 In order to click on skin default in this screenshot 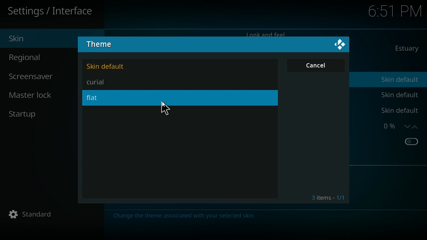, I will do `click(398, 111)`.